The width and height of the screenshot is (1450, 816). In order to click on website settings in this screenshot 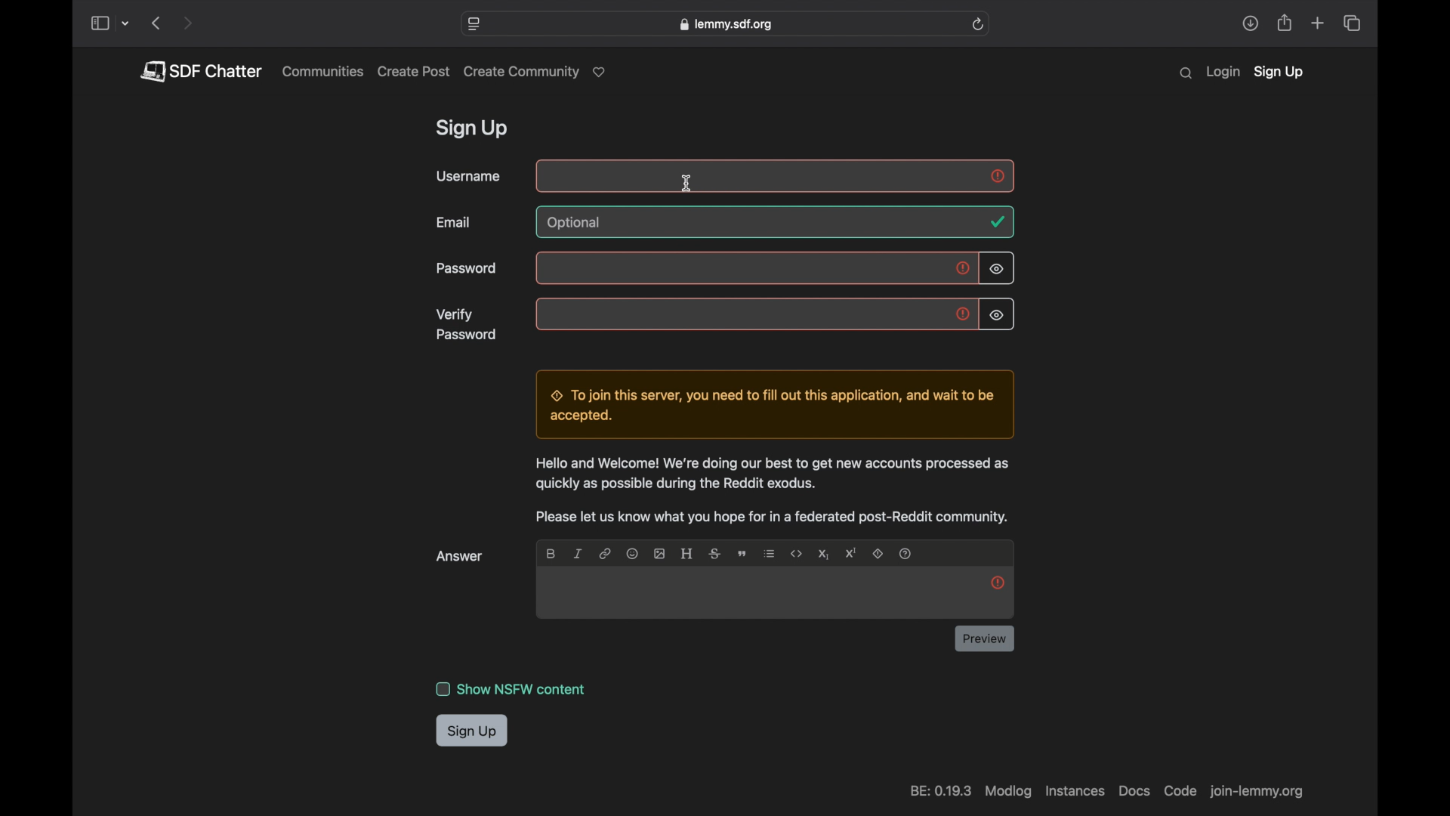, I will do `click(475, 24)`.